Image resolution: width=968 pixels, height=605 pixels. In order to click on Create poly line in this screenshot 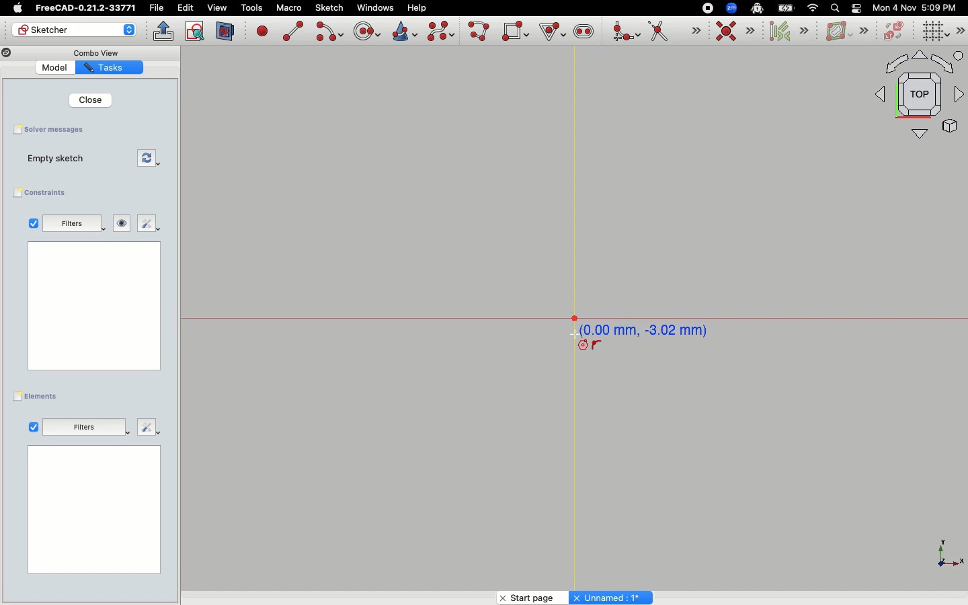, I will do `click(479, 32)`.